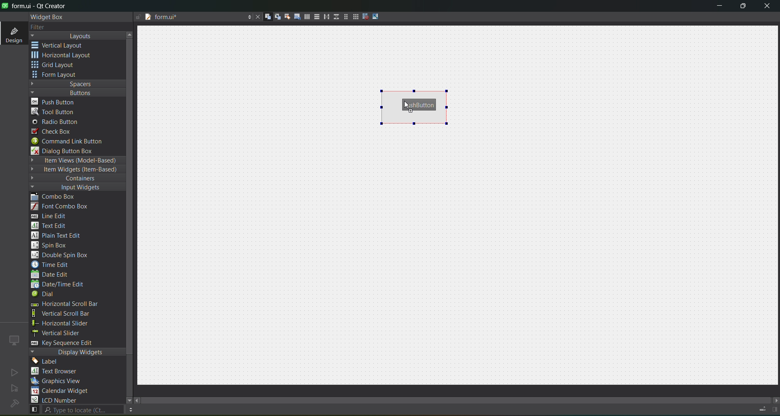  Describe the element at coordinates (76, 161) in the screenshot. I see `item views` at that location.